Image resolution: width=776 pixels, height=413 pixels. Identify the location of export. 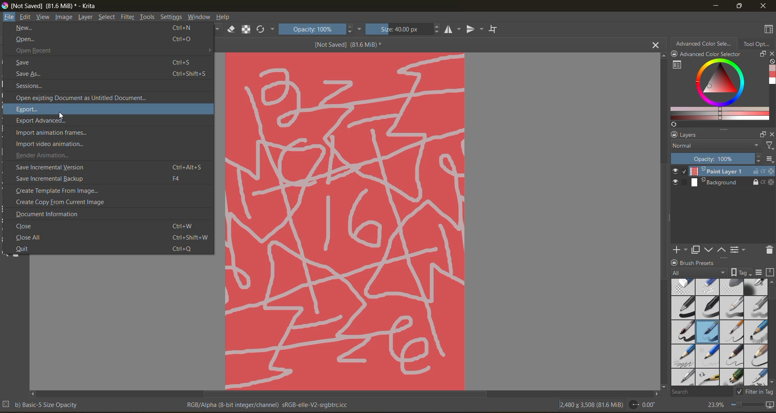
(28, 110).